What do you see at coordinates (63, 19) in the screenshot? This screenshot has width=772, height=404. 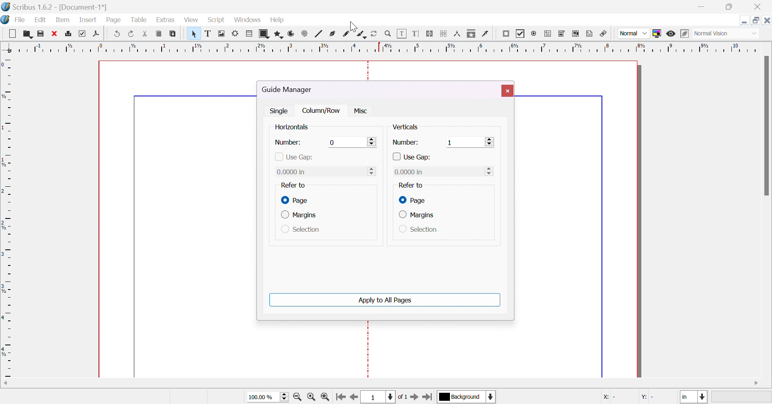 I see `item` at bounding box center [63, 19].